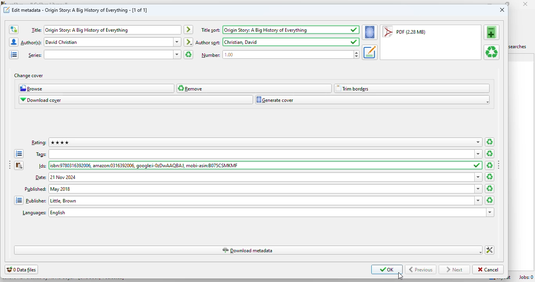 The height and width of the screenshot is (282, 535). I want to click on text, so click(36, 201).